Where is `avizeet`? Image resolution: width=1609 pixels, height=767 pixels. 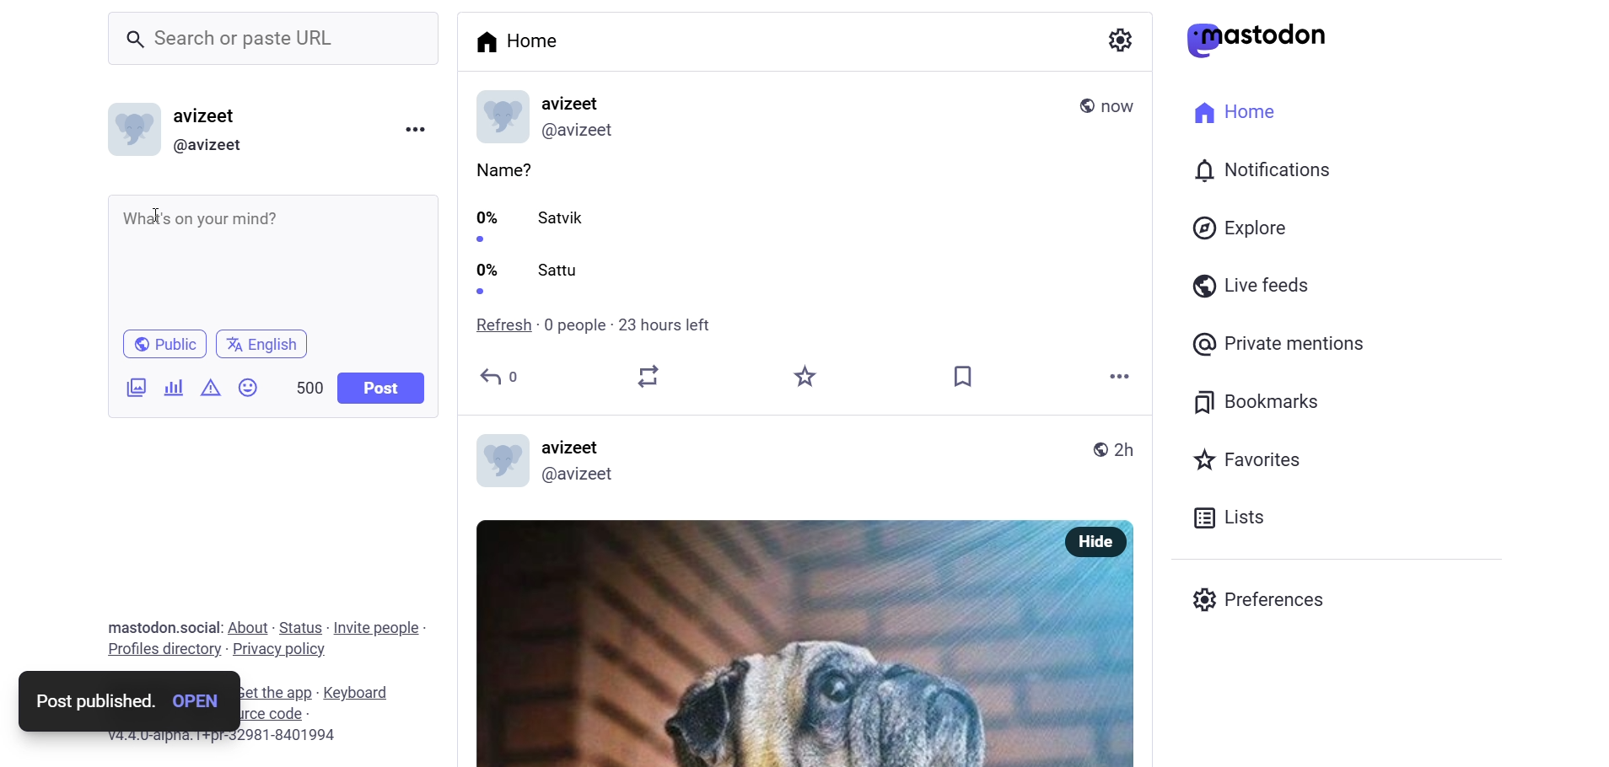
avizeet is located at coordinates (575, 448).